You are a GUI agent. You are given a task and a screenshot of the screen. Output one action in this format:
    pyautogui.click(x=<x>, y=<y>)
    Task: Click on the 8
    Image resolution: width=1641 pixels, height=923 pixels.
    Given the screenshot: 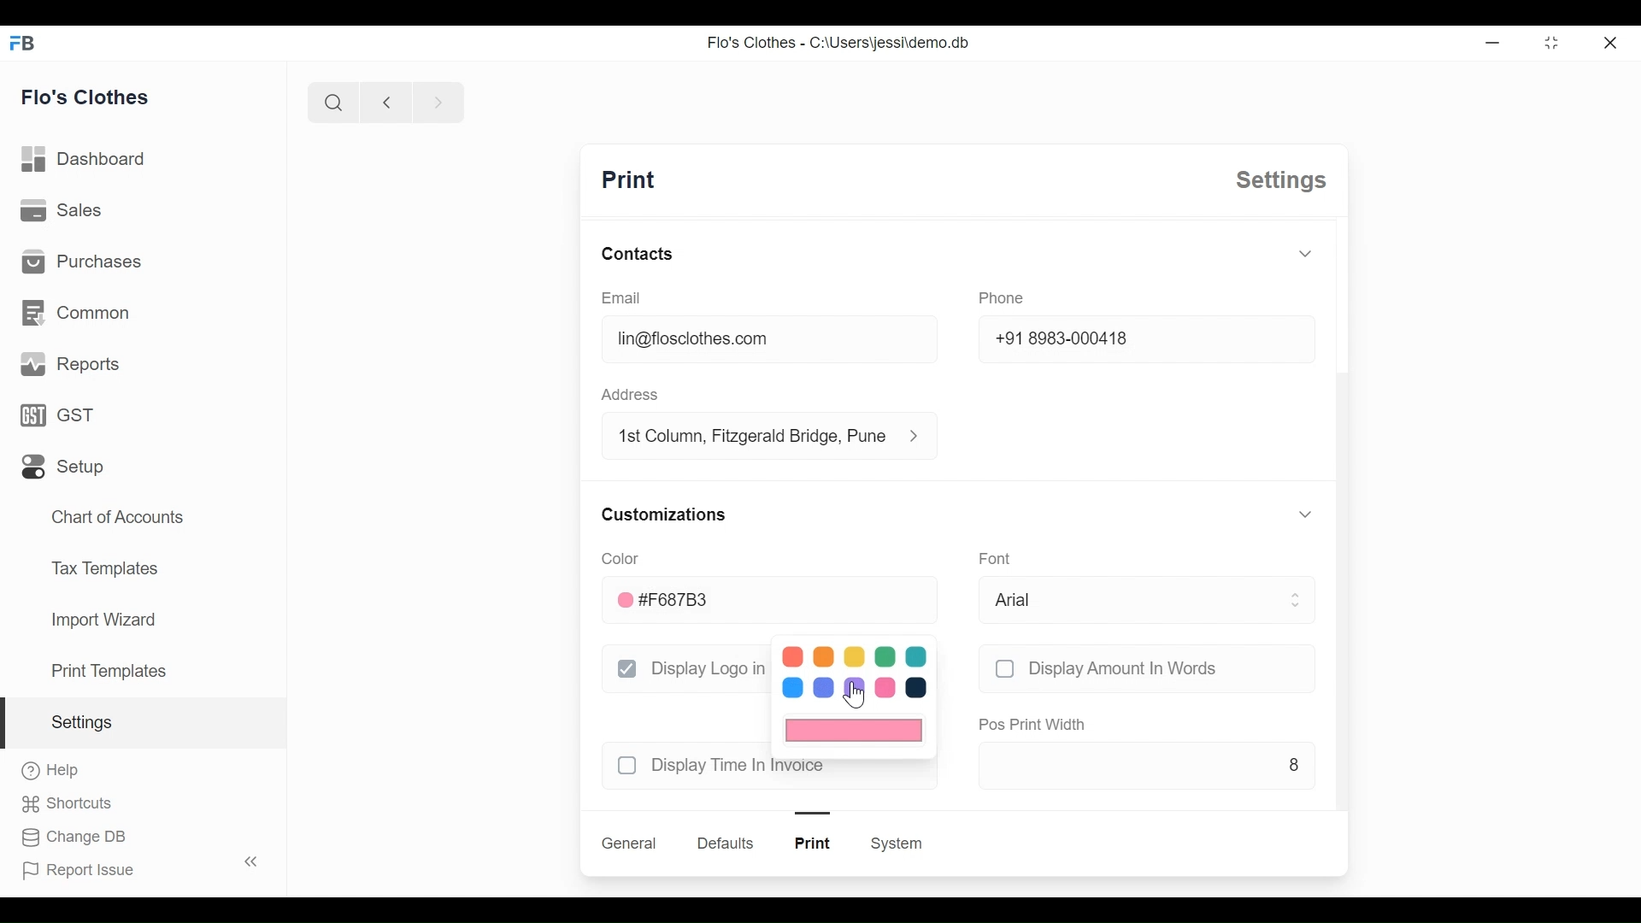 What is the action you would take?
    pyautogui.click(x=1147, y=764)
    